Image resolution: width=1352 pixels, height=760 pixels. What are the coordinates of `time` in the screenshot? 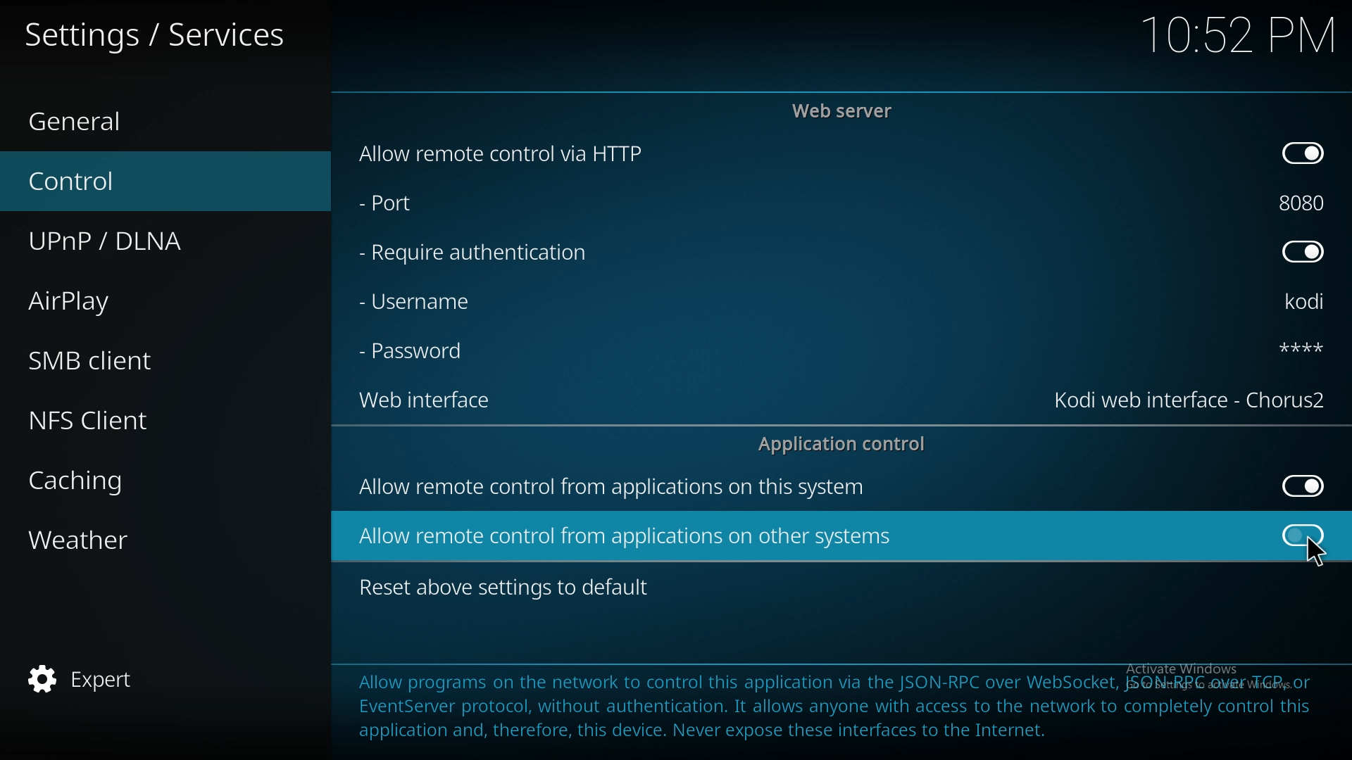 It's located at (1238, 34).